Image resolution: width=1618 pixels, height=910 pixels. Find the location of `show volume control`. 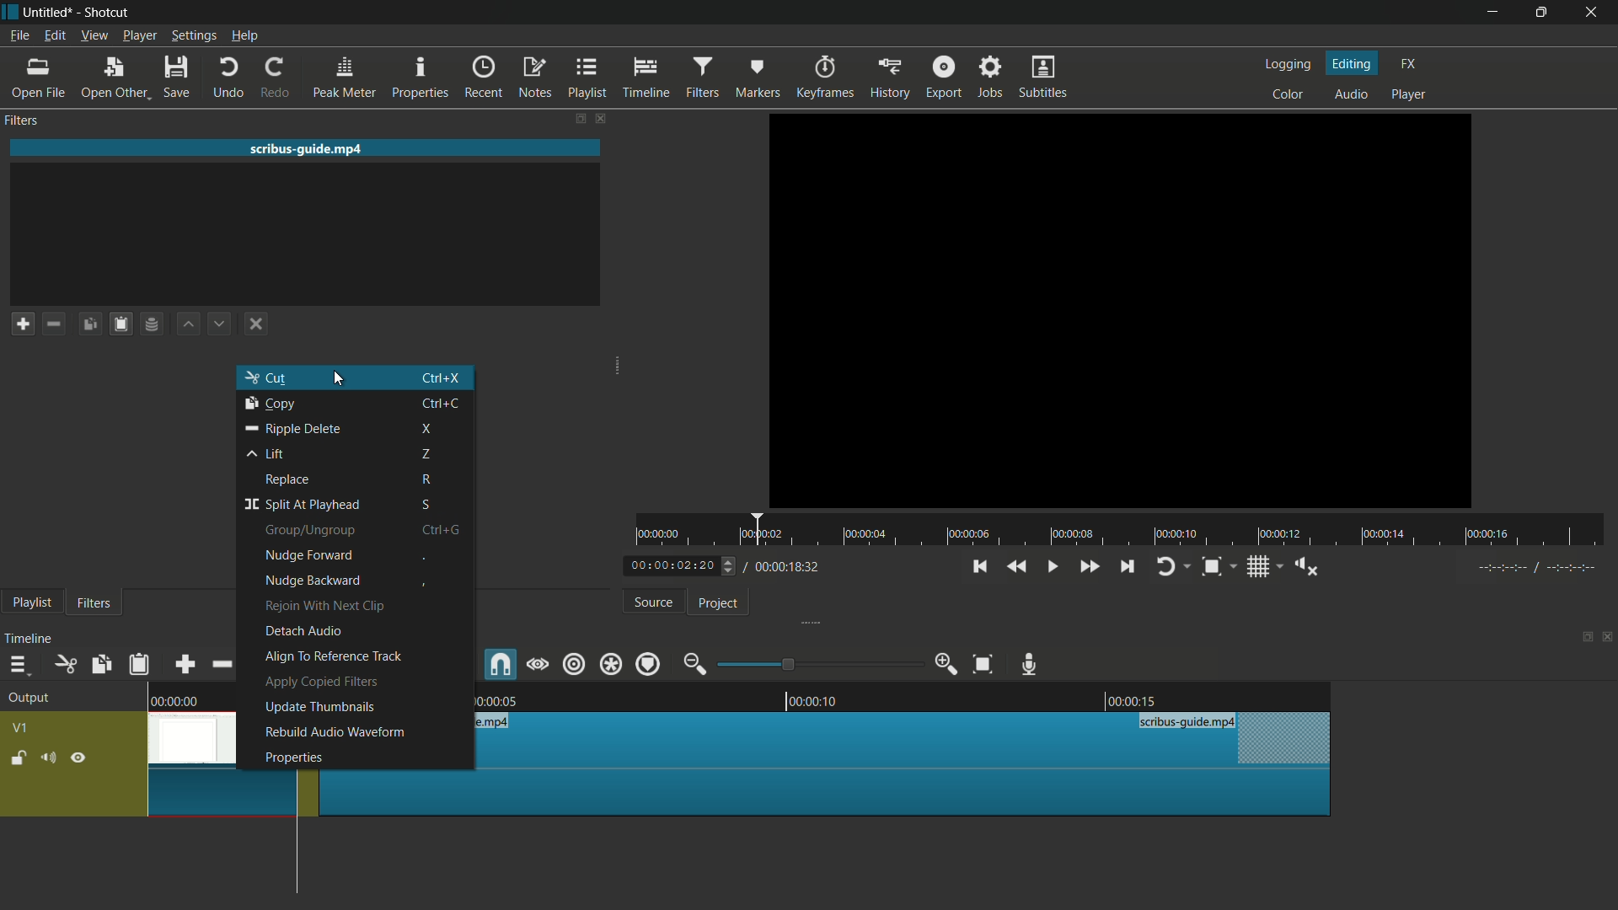

show volume control is located at coordinates (1305, 567).